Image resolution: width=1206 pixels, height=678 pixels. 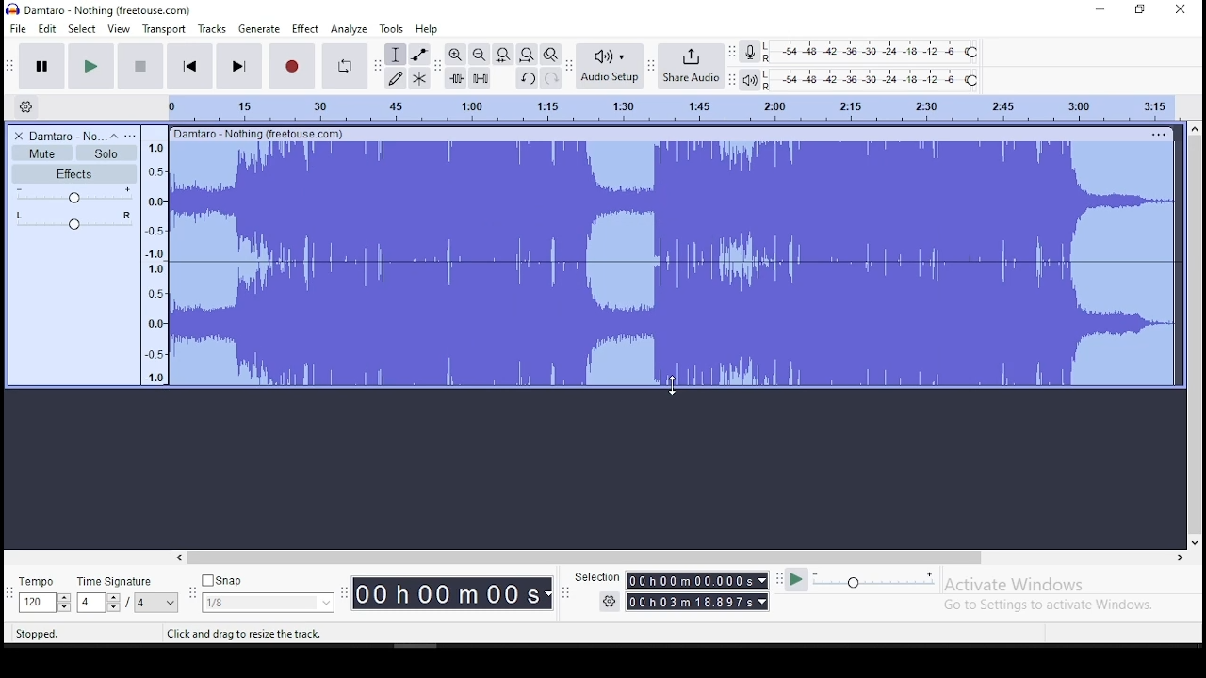 I want to click on delete track, so click(x=19, y=135).